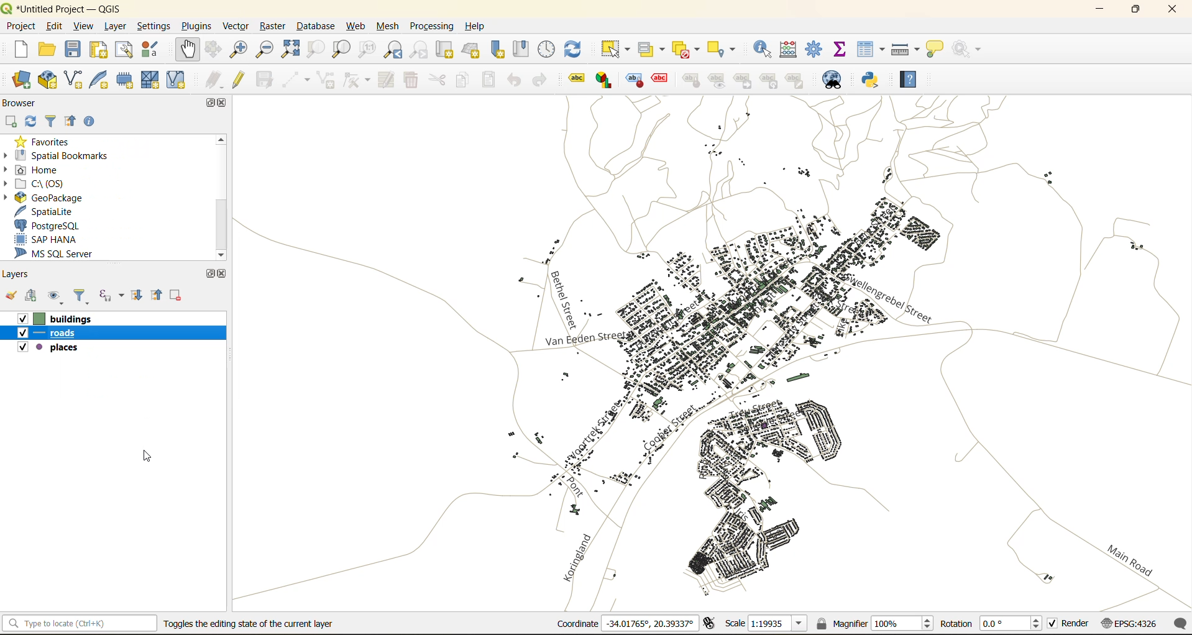 The height and width of the screenshot is (635, 1192). Describe the element at coordinates (1130, 623) in the screenshot. I see `crs` at that location.